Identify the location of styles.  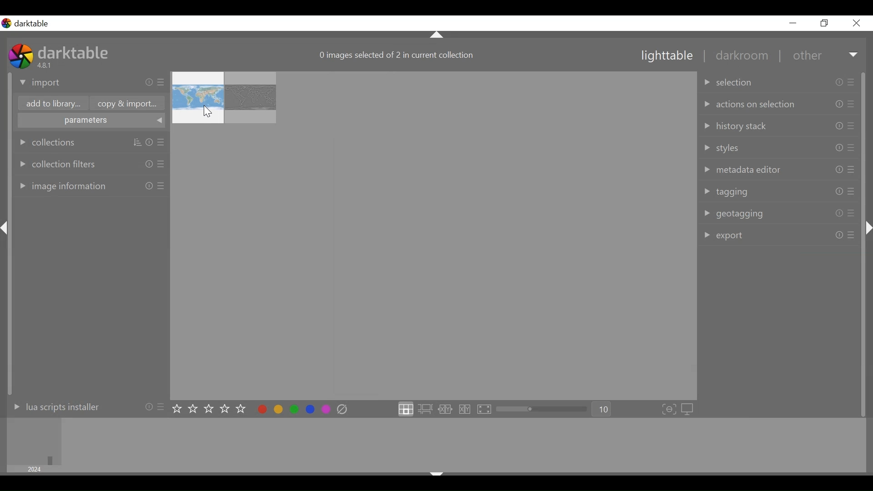
(781, 148).